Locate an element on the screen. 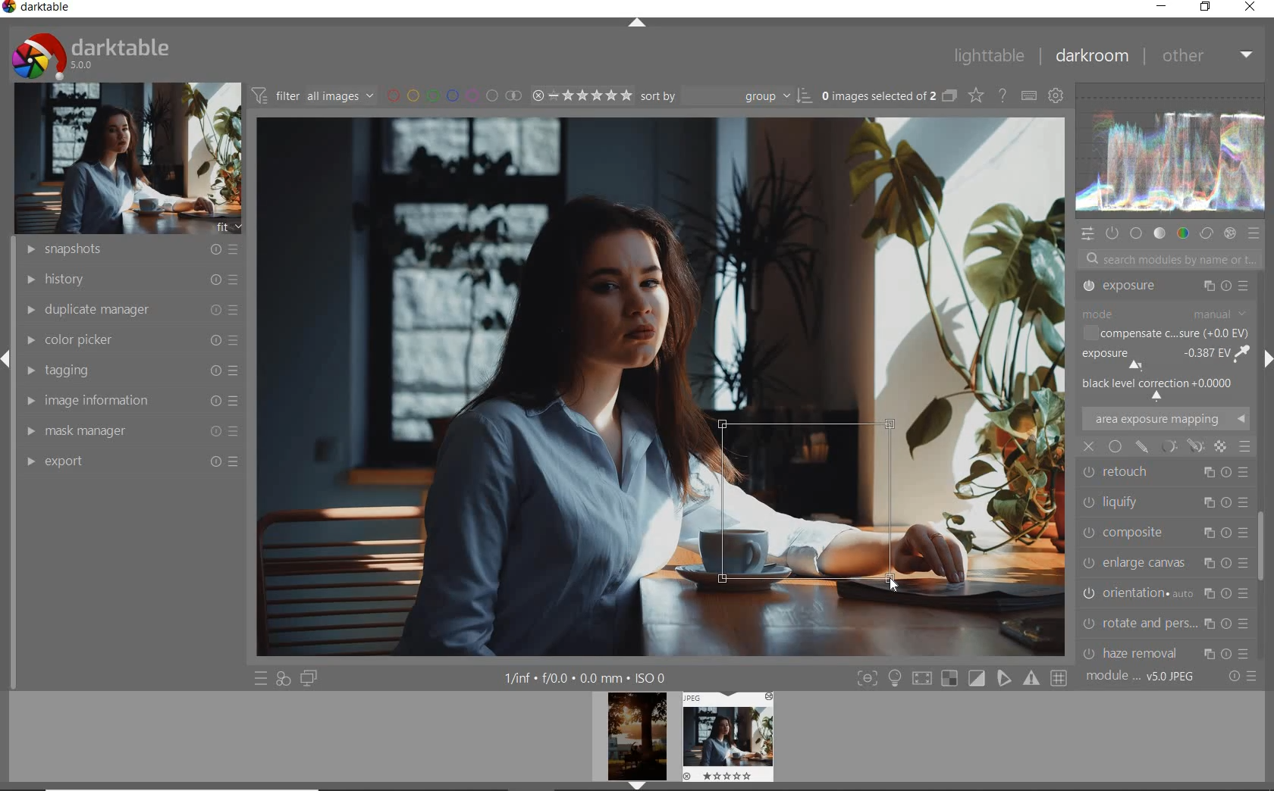 Image resolution: width=1274 pixels, height=791 pixels. FILTER BY IMAGE COLOR LABEL is located at coordinates (452, 96).